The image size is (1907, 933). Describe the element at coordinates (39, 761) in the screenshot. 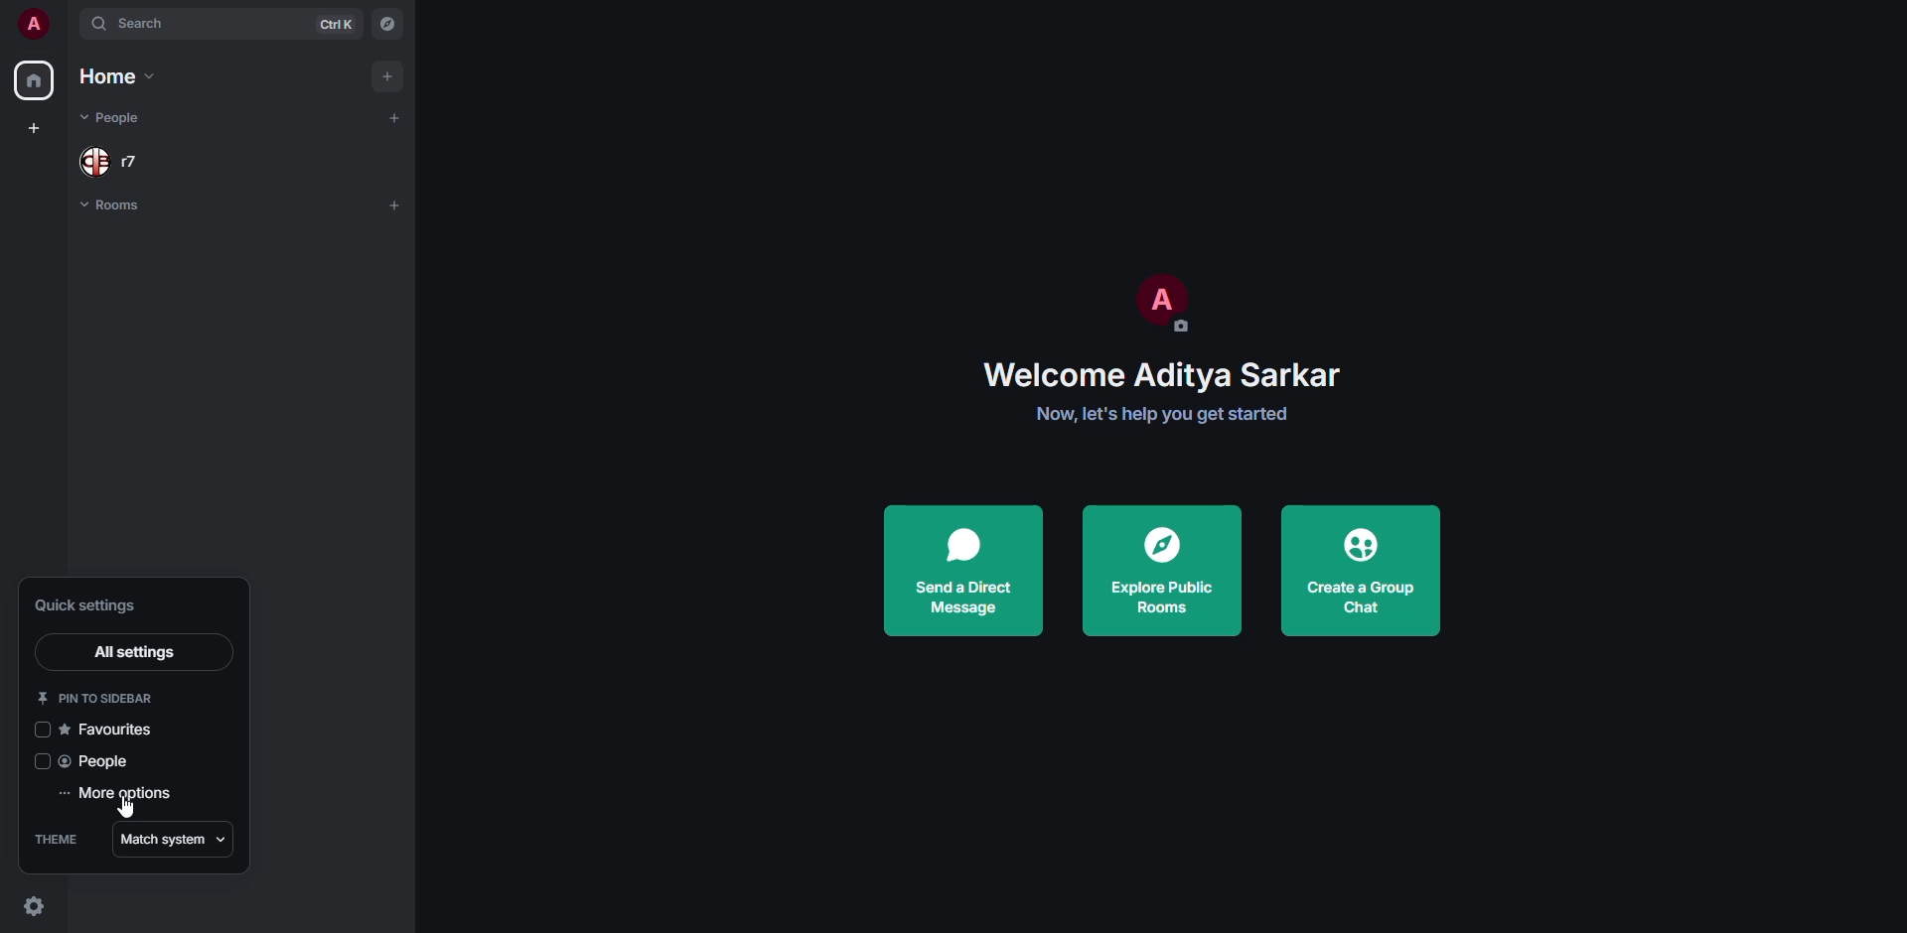

I see `click to enable` at that location.